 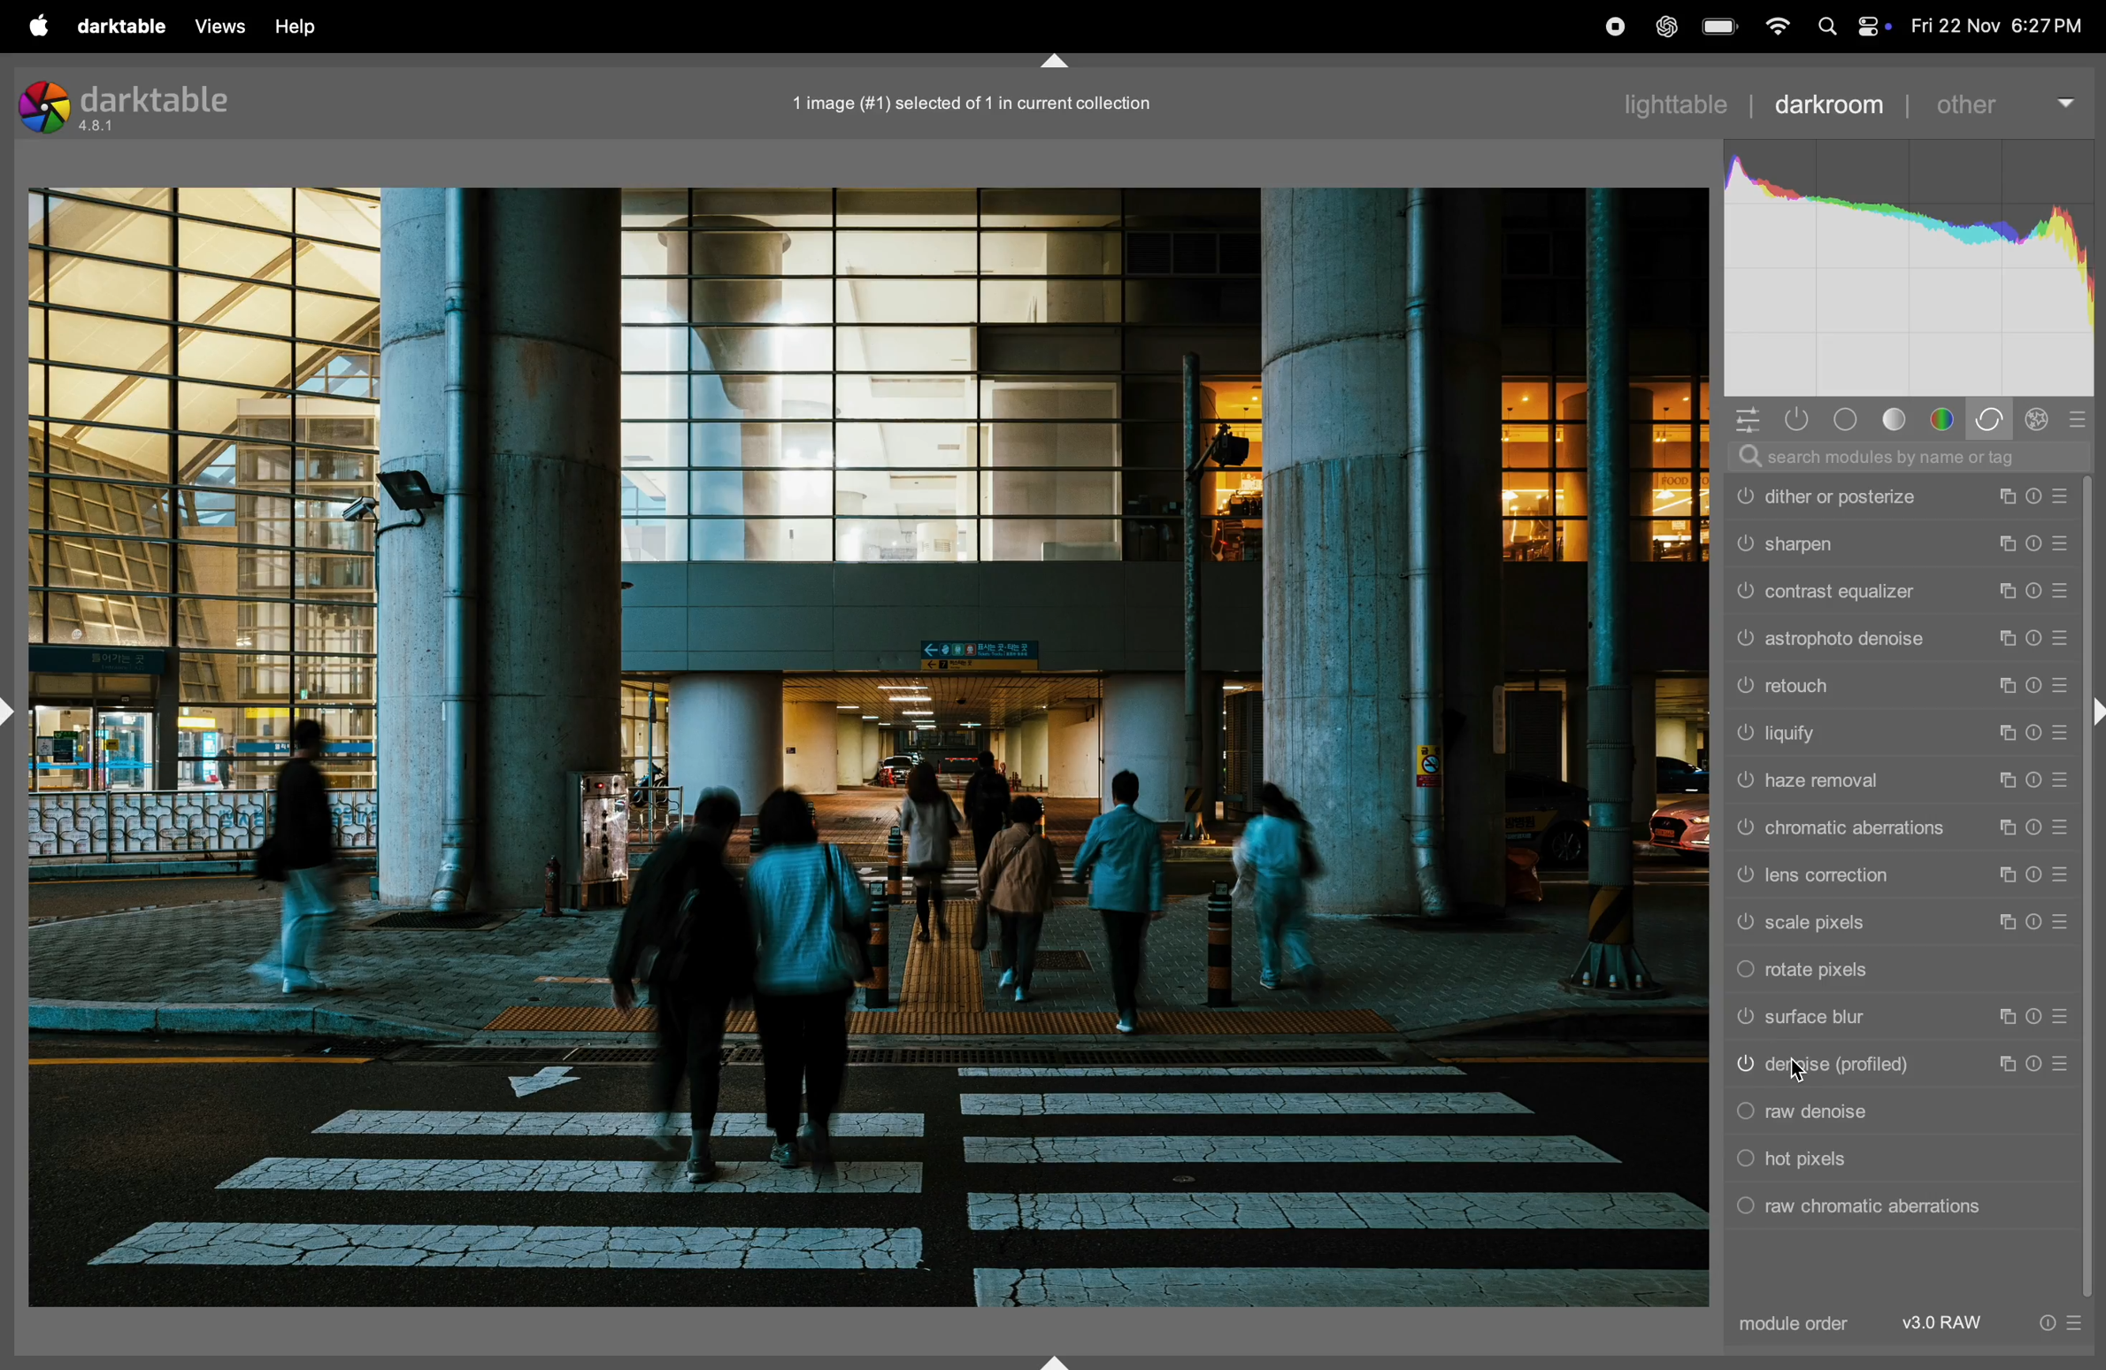 What do you see at coordinates (2000, 102) in the screenshot?
I see `other` at bounding box center [2000, 102].